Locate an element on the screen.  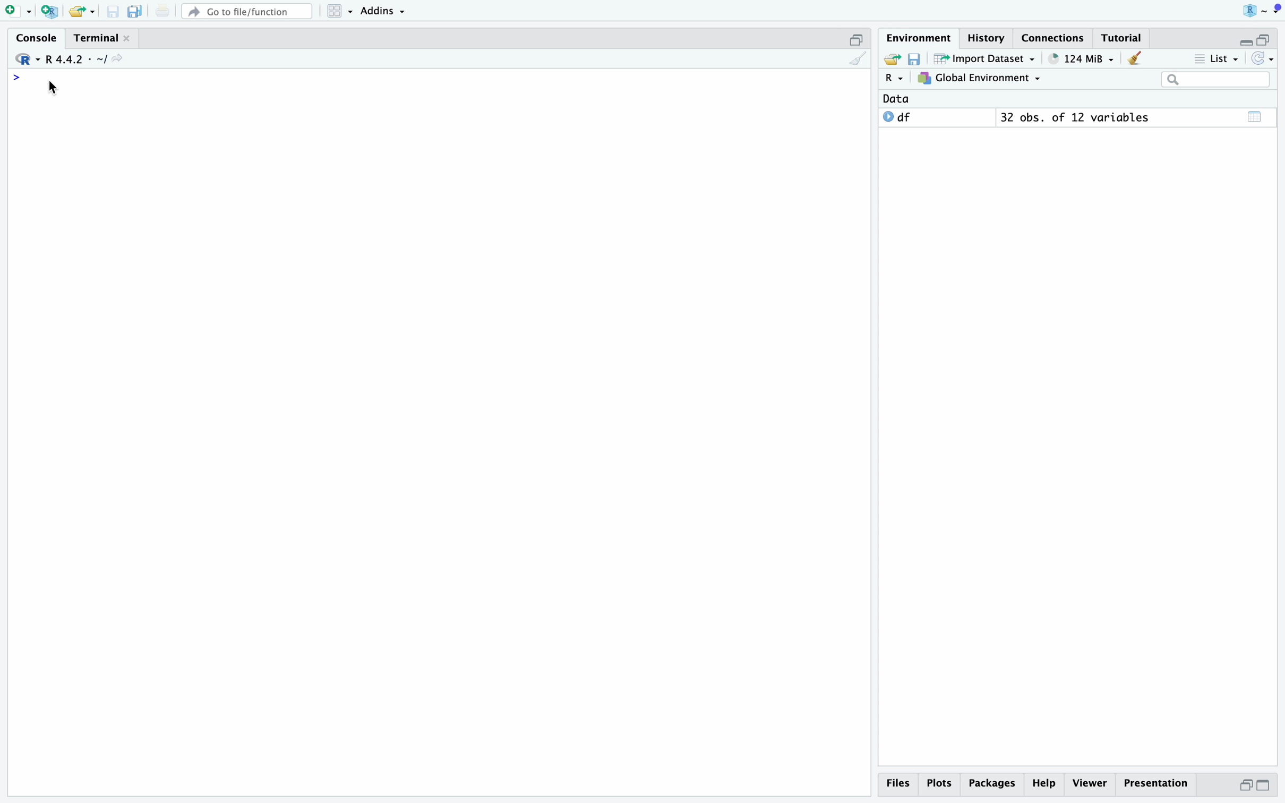
open in separate window is located at coordinates (857, 40).